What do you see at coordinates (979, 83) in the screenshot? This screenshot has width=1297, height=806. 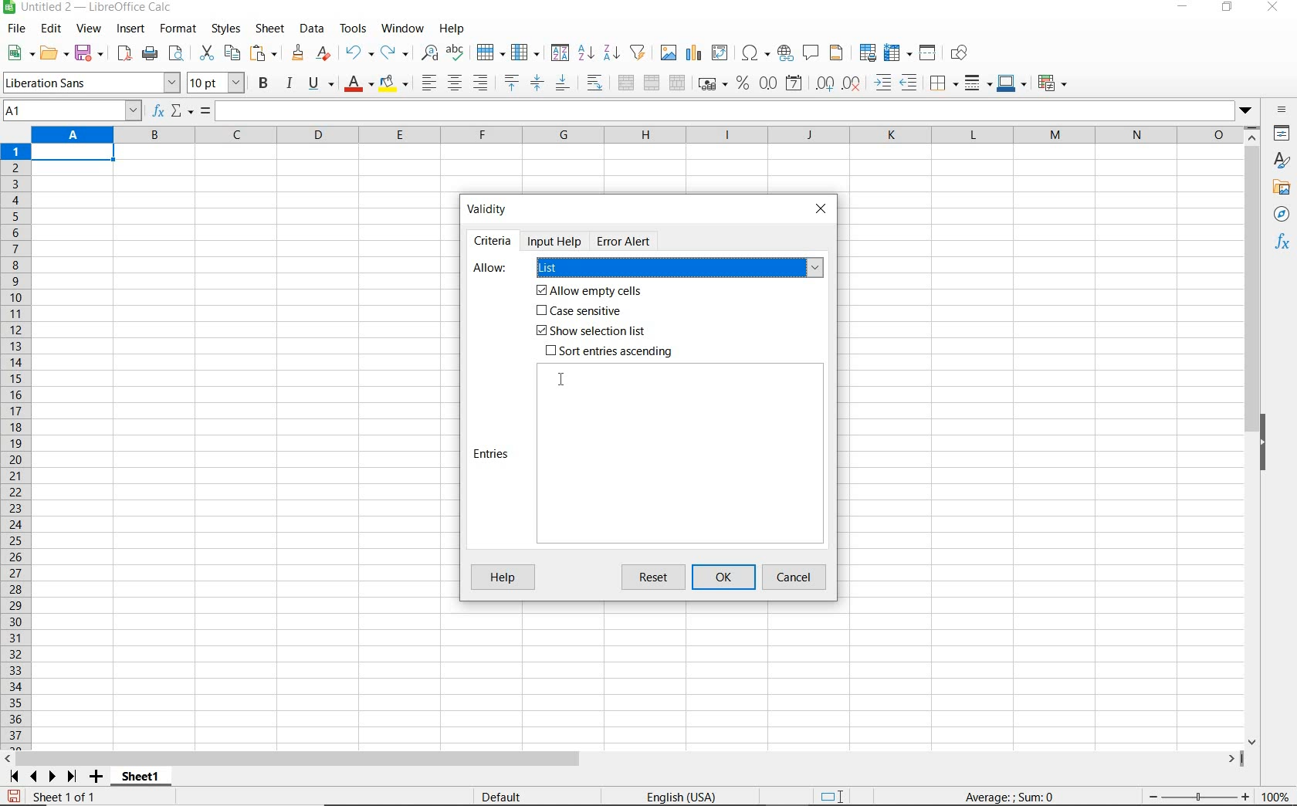 I see `border style` at bounding box center [979, 83].